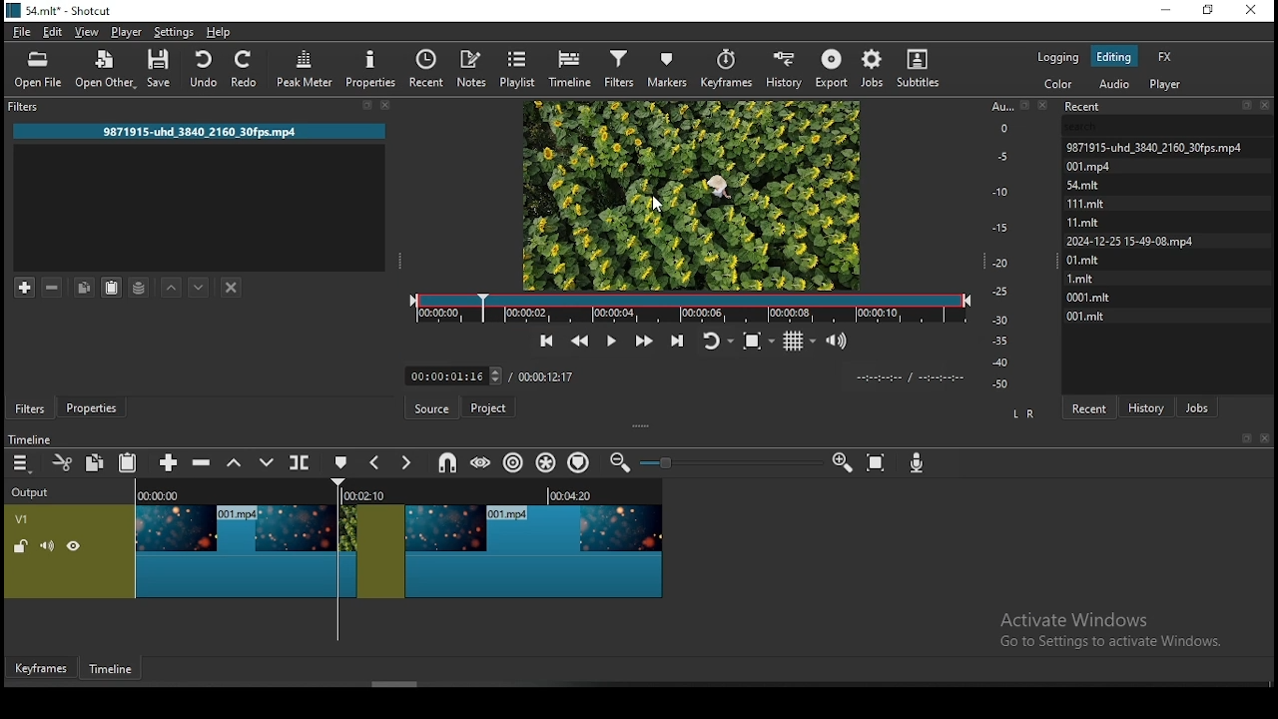 This screenshot has width=1278, height=719. What do you see at coordinates (875, 70) in the screenshot?
I see `jobs` at bounding box center [875, 70].